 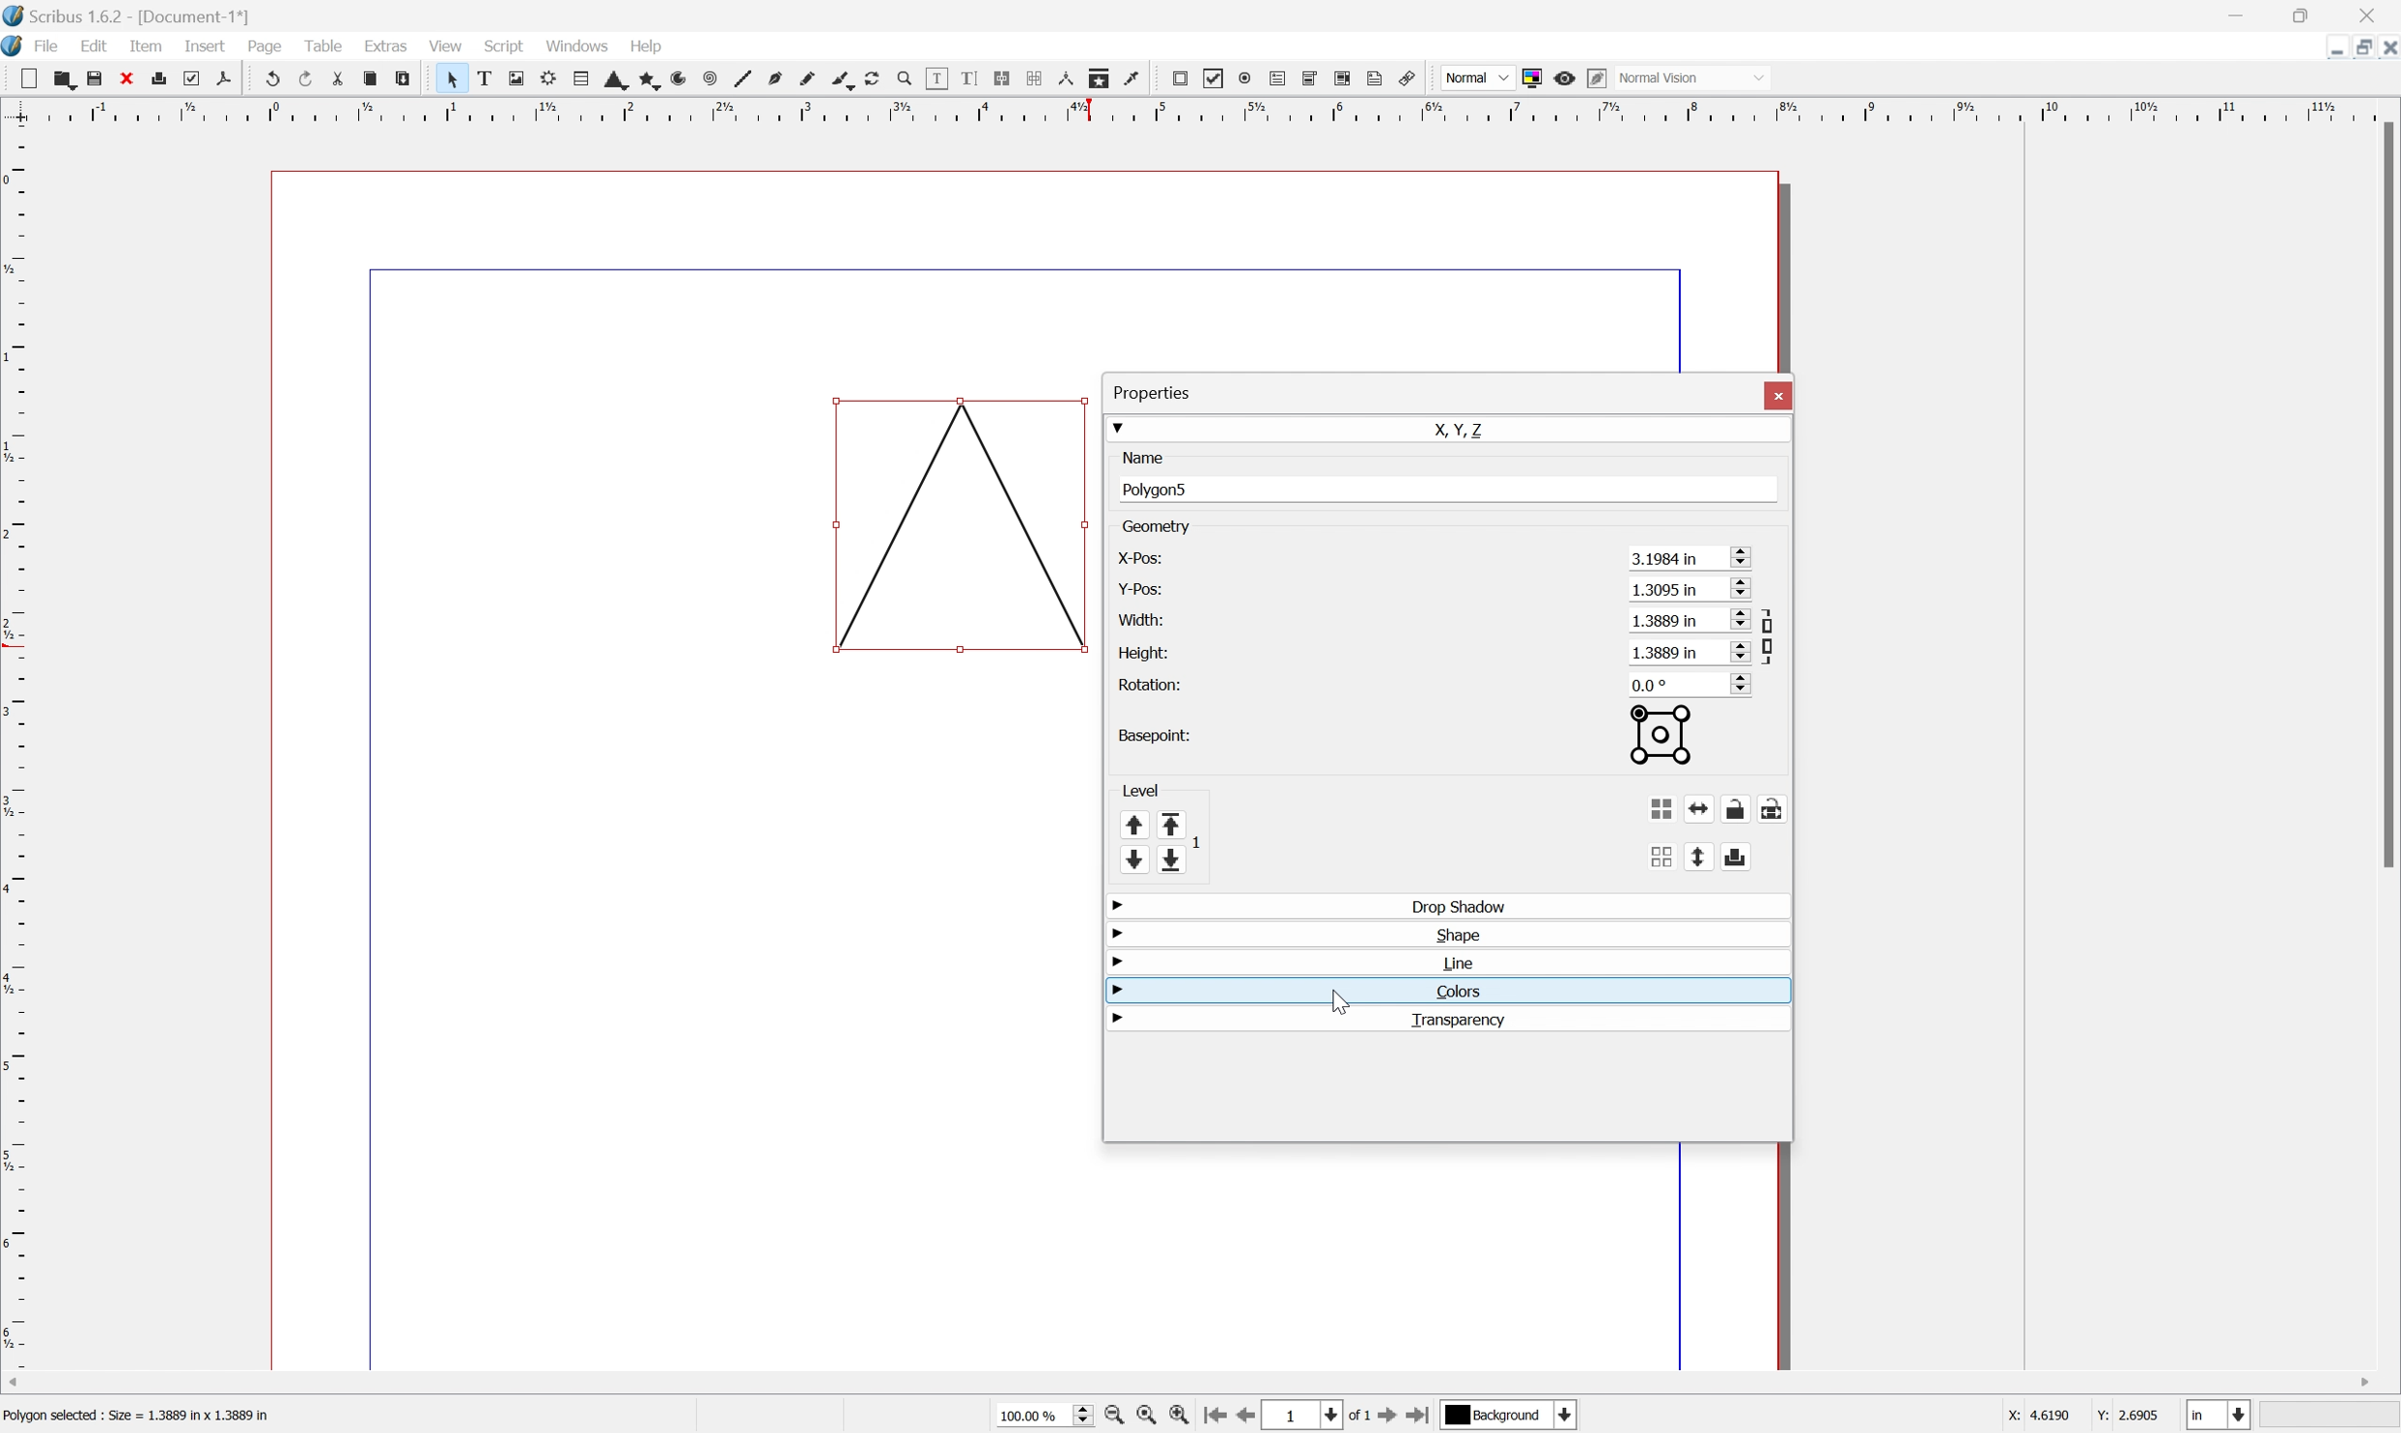 What do you see at coordinates (1139, 788) in the screenshot?
I see `Level` at bounding box center [1139, 788].